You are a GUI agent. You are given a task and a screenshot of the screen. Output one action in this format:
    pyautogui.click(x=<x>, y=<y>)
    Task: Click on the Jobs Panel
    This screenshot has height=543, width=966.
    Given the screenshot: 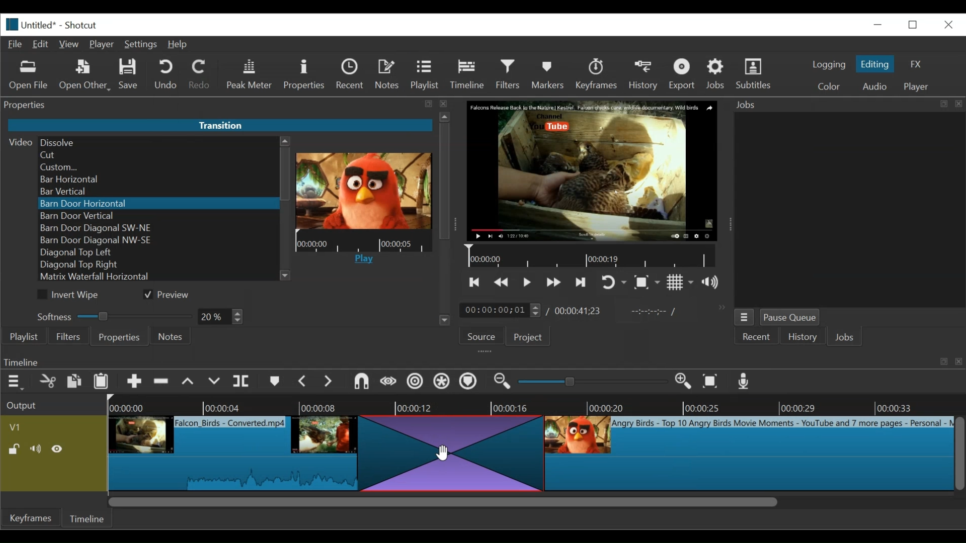 What is the action you would take?
    pyautogui.click(x=847, y=105)
    